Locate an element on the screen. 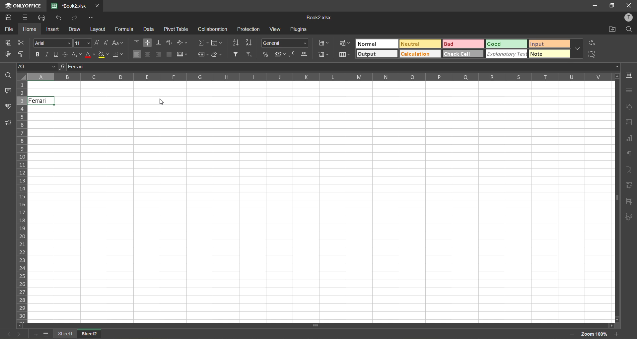  input is located at coordinates (547, 44).